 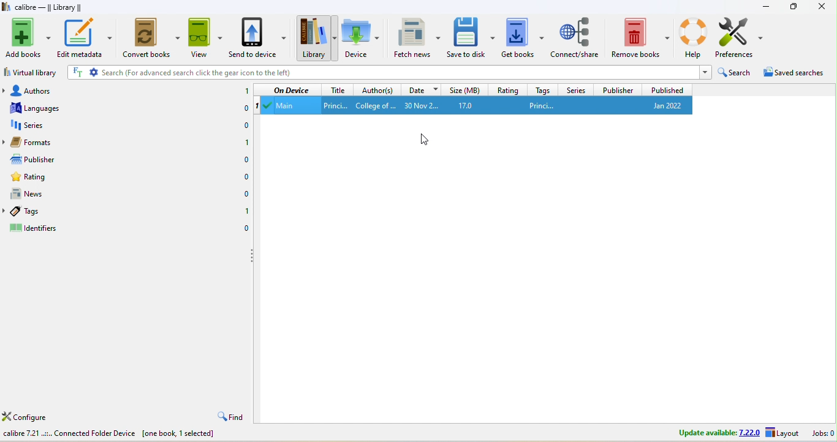 I want to click on close, so click(x=821, y=7).